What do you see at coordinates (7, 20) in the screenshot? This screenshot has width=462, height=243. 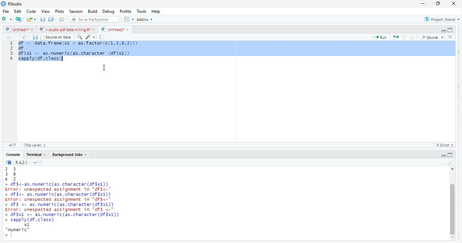 I see `new file` at bounding box center [7, 20].